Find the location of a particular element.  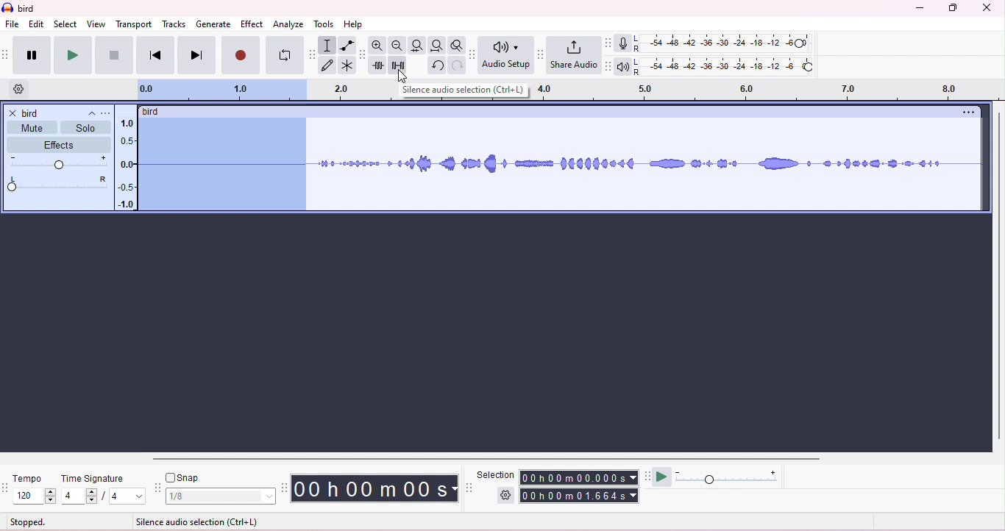

help is located at coordinates (354, 24).